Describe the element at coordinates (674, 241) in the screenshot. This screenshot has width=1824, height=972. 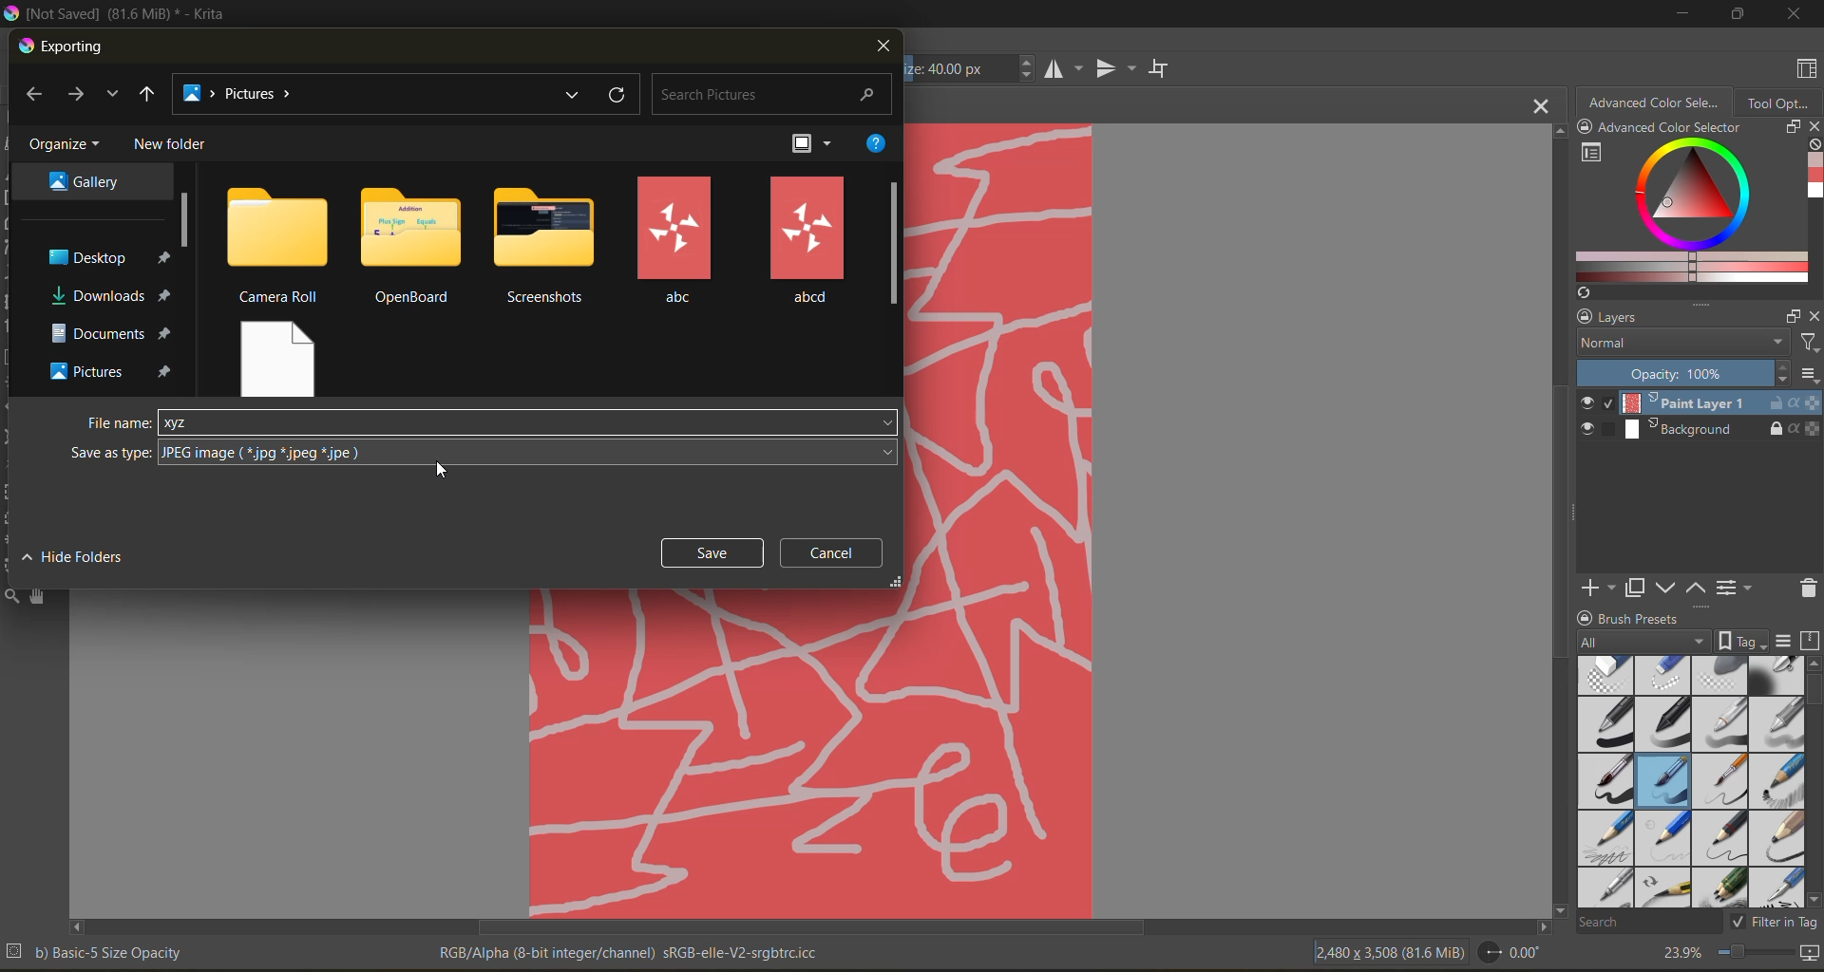
I see `folders` at that location.